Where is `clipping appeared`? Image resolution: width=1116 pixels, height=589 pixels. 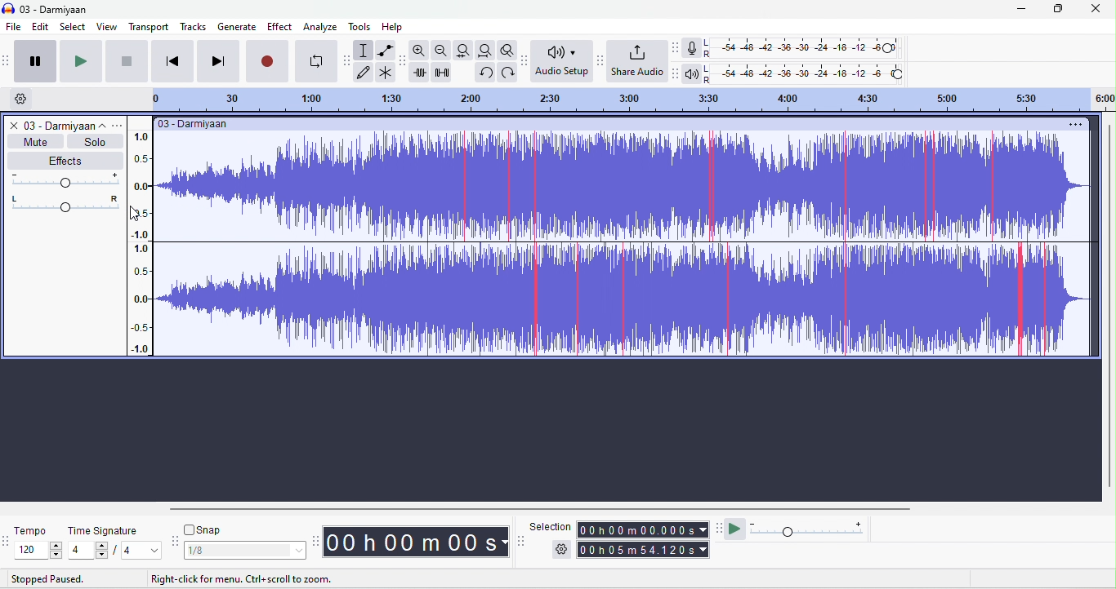 clipping appeared is located at coordinates (625, 244).